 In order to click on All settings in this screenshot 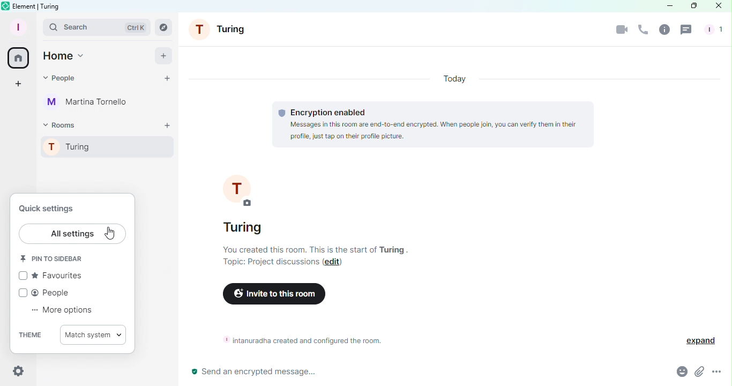, I will do `click(74, 234)`.